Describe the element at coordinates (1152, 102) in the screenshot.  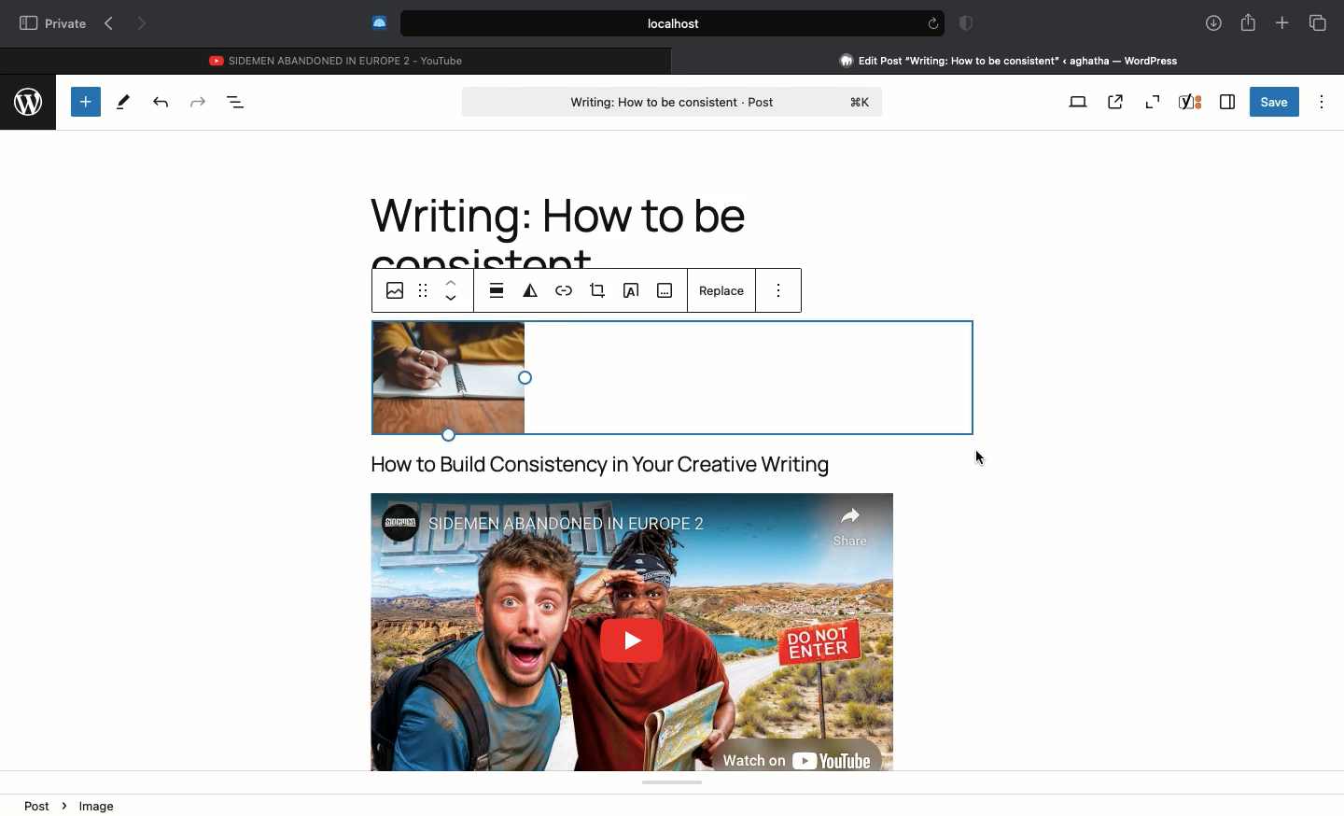
I see `Zoom out` at that location.